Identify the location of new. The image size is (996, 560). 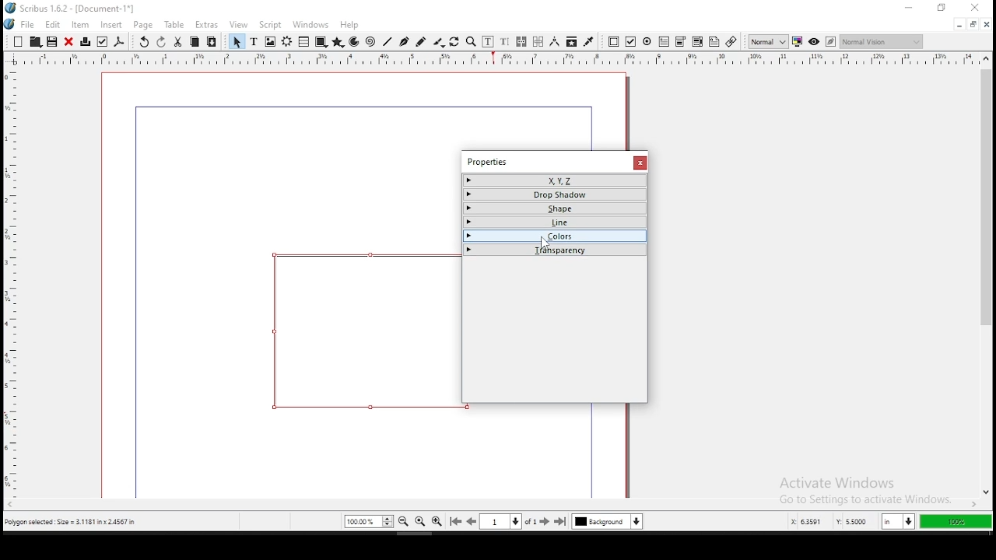
(18, 40).